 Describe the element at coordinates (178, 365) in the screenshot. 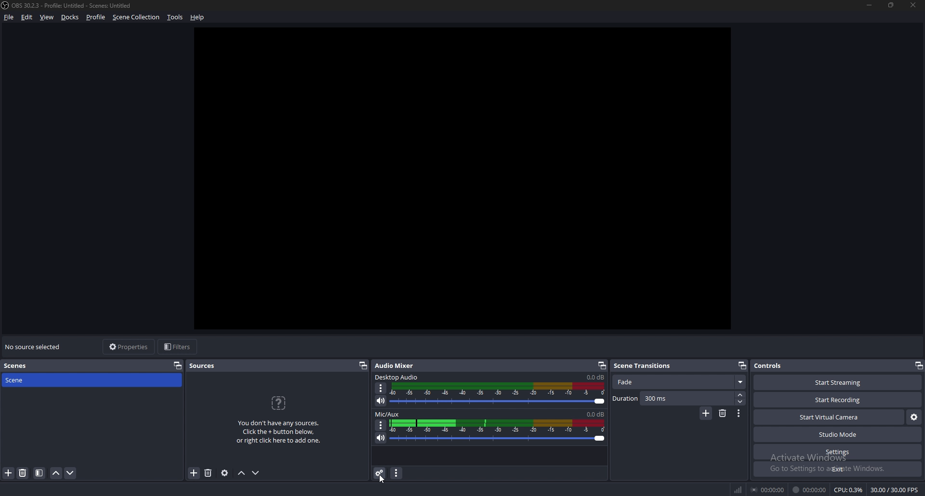

I see `pop out` at that location.